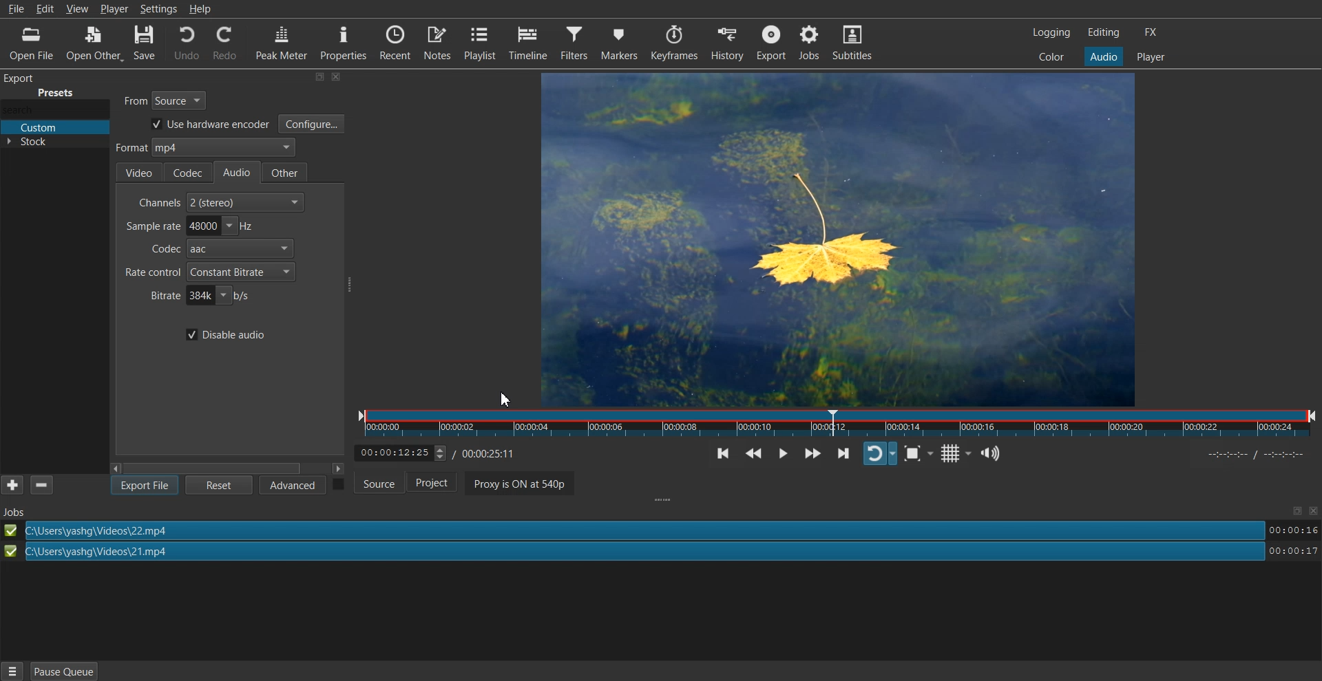 The width and height of the screenshot is (1322, 681). What do you see at coordinates (13, 671) in the screenshot?
I see `Hamburger Menu` at bounding box center [13, 671].